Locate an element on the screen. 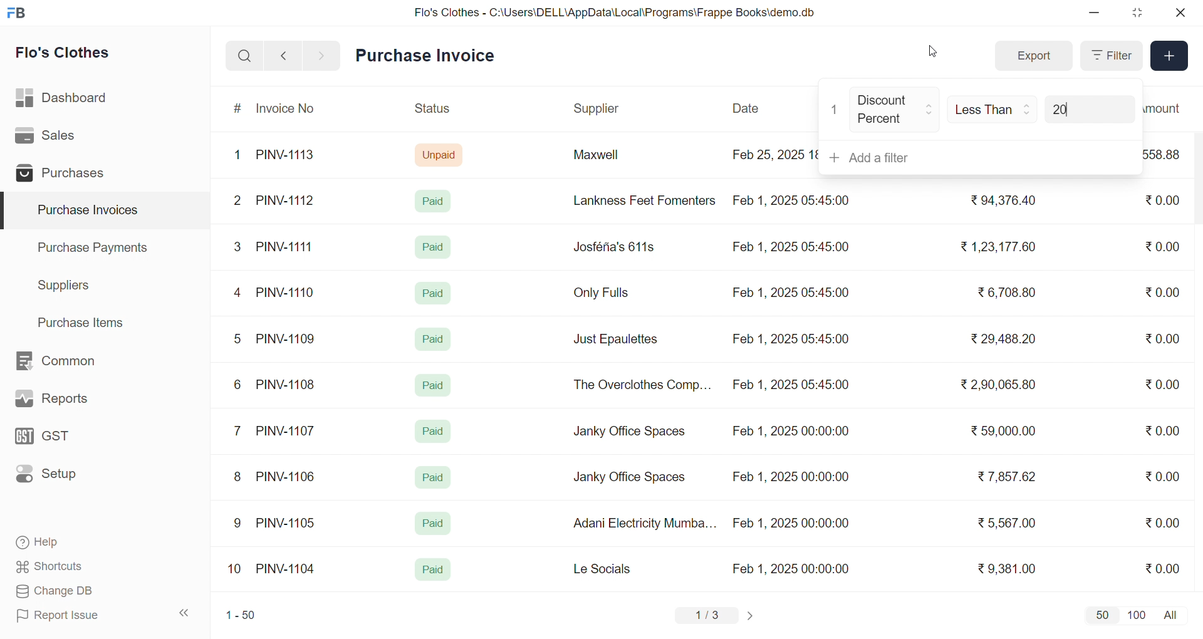 The image size is (1203, 639). Feb 1, 2025 05:45:00 is located at coordinates (793, 386).